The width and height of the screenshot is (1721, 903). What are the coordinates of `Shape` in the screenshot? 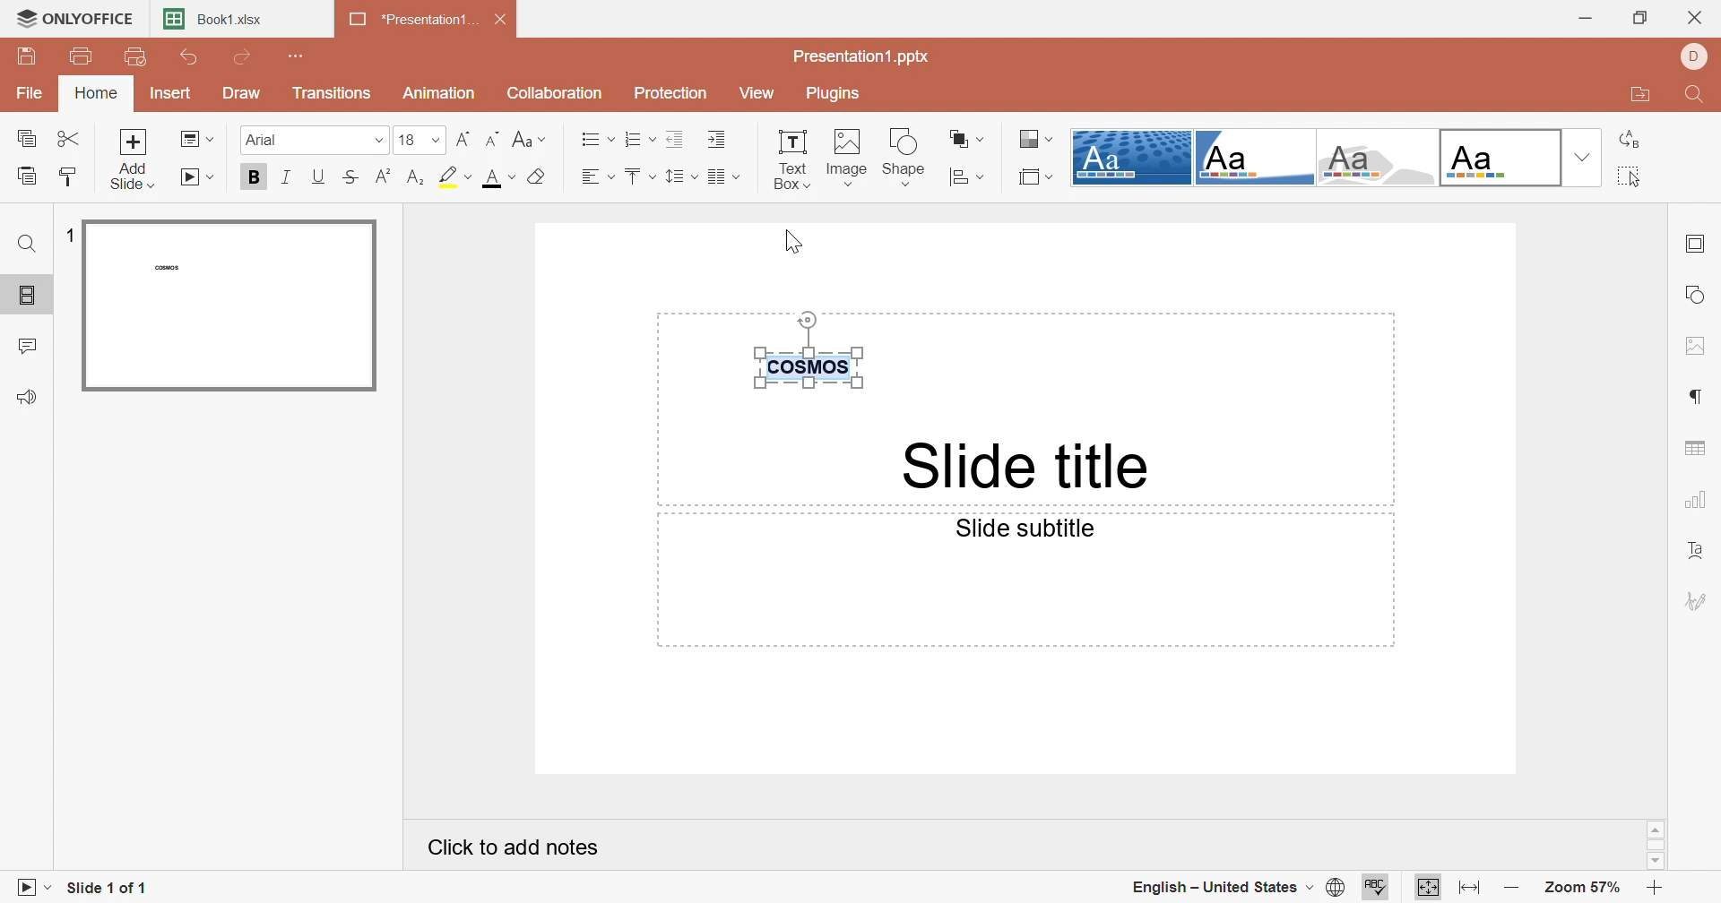 It's located at (904, 158).